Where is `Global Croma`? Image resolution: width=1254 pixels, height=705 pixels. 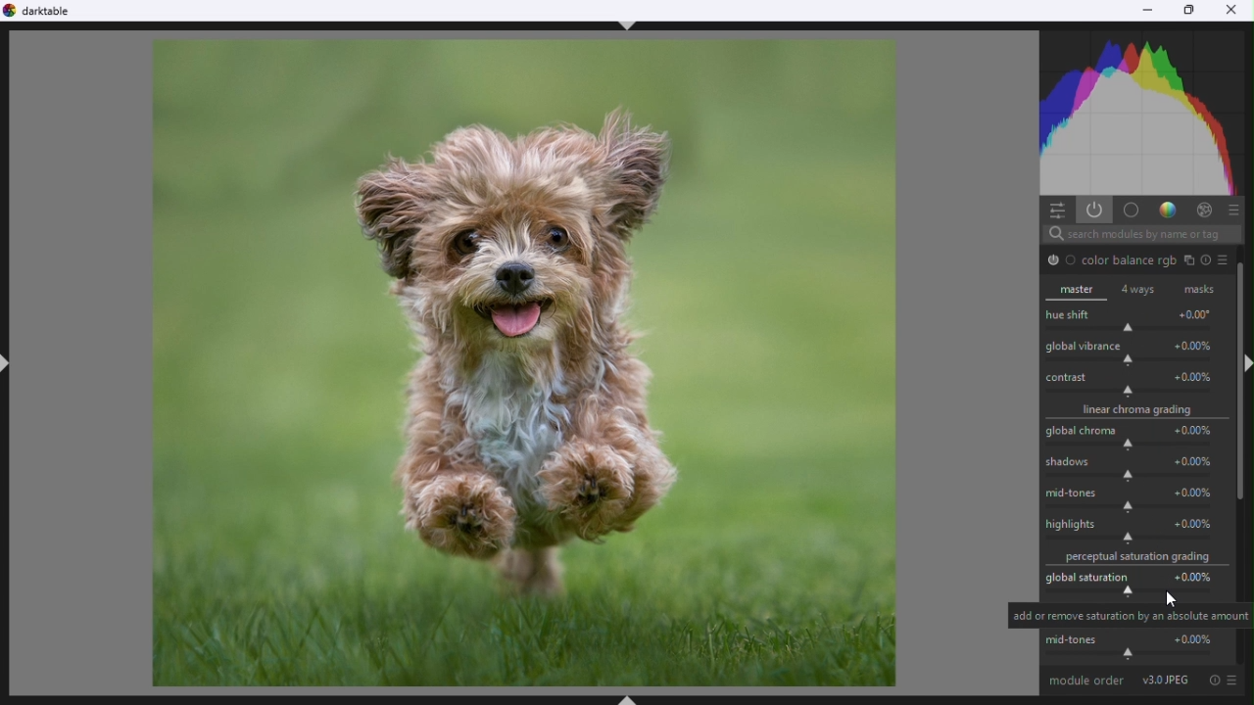 Global Croma is located at coordinates (1135, 438).